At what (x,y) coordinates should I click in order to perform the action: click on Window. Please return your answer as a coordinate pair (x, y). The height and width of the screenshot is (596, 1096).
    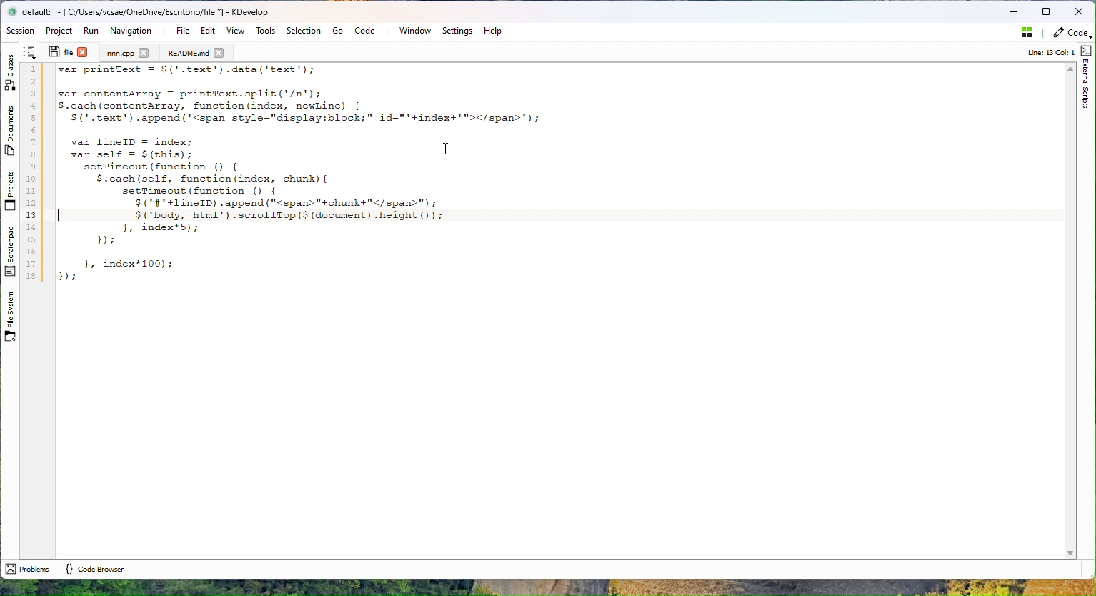
    Looking at the image, I should click on (414, 31).